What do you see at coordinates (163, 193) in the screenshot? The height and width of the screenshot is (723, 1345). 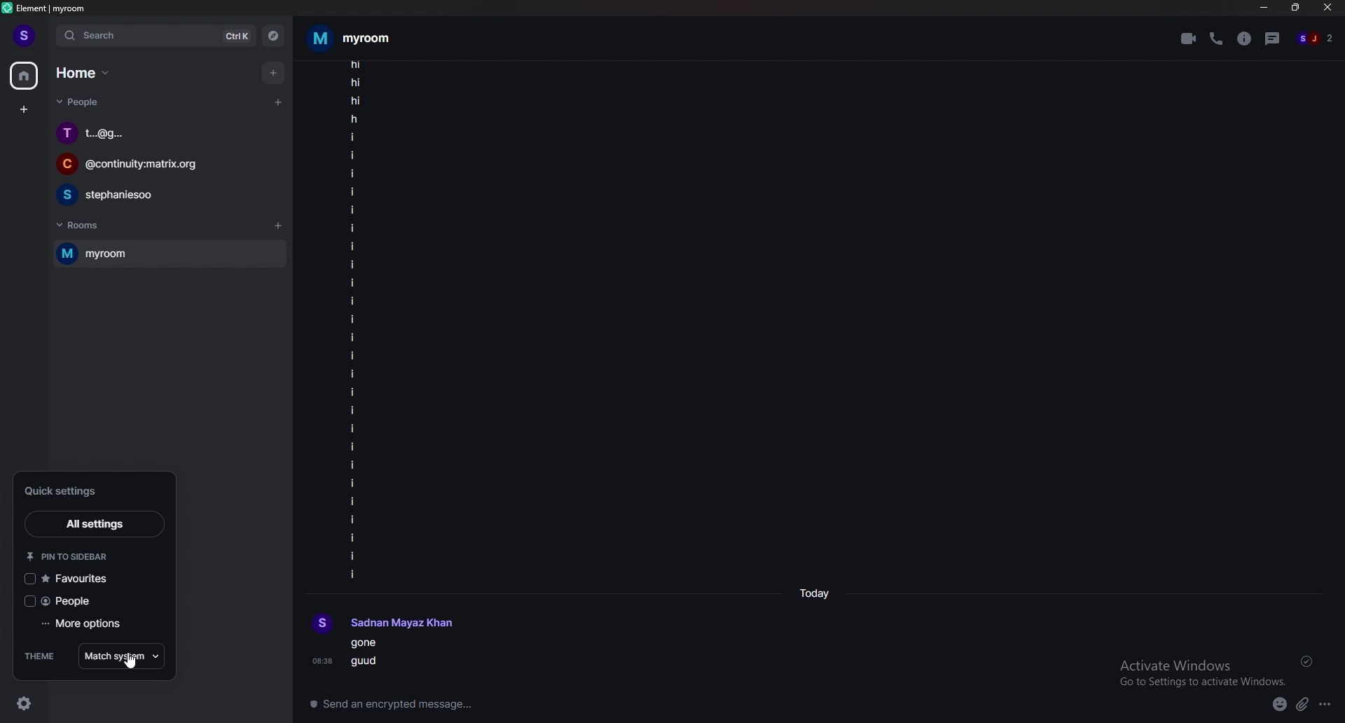 I see `chat` at bounding box center [163, 193].